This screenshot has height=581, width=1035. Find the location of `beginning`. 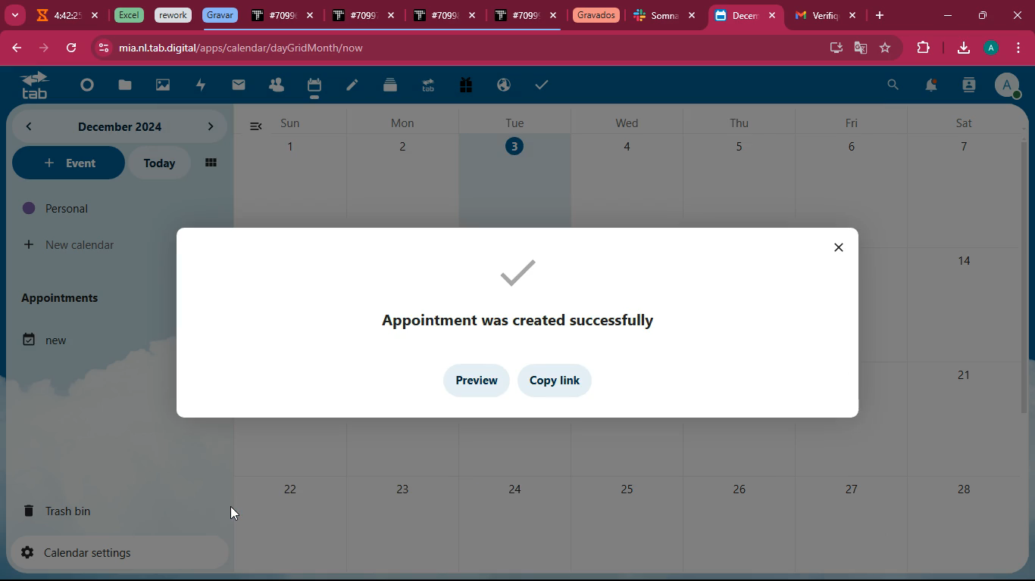

beginning is located at coordinates (83, 86).